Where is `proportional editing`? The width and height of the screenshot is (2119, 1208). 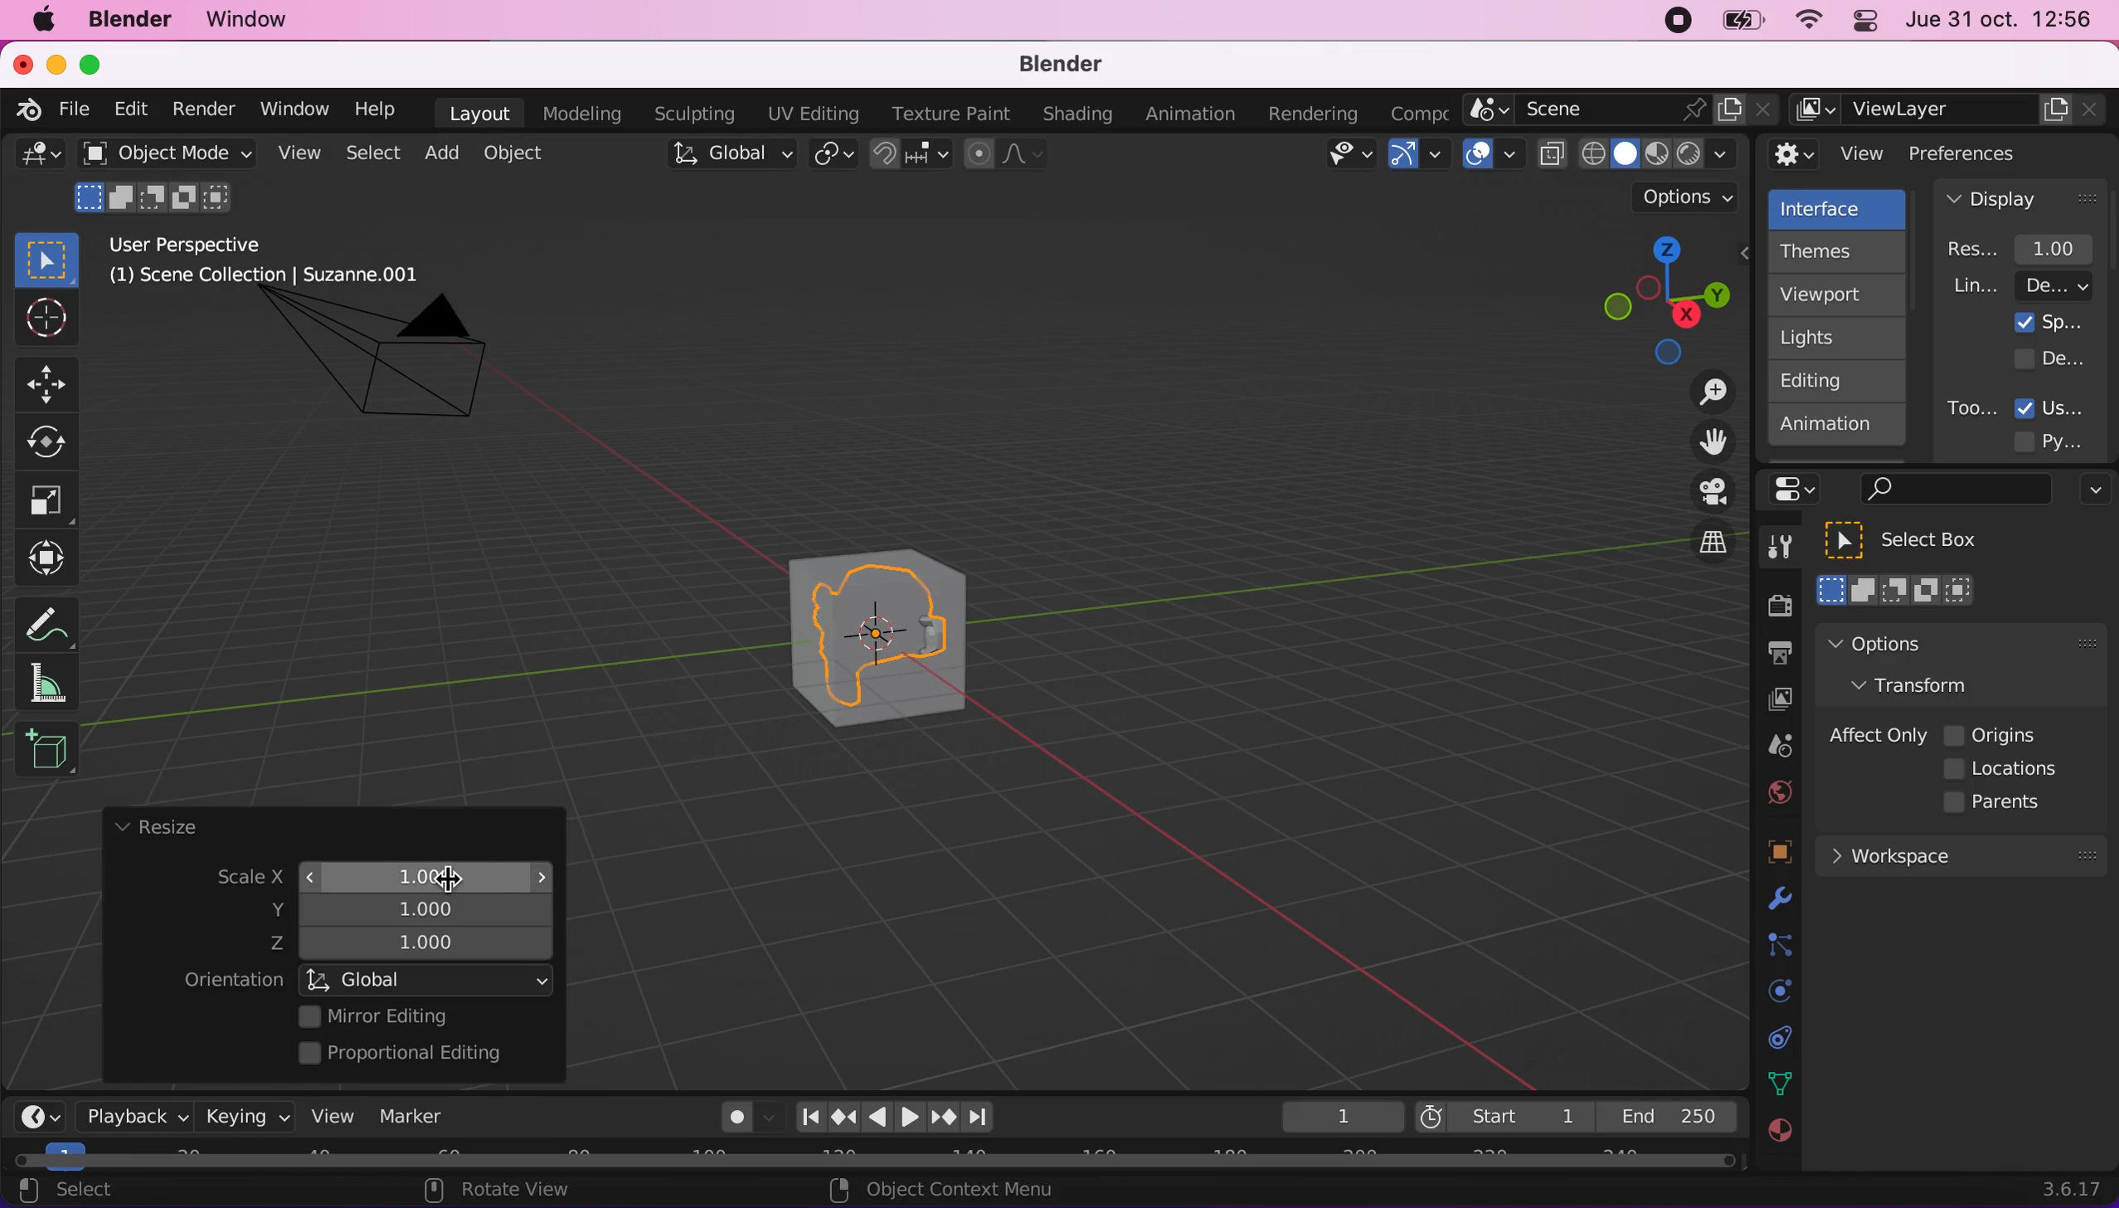 proportional editing is located at coordinates (412, 1055).